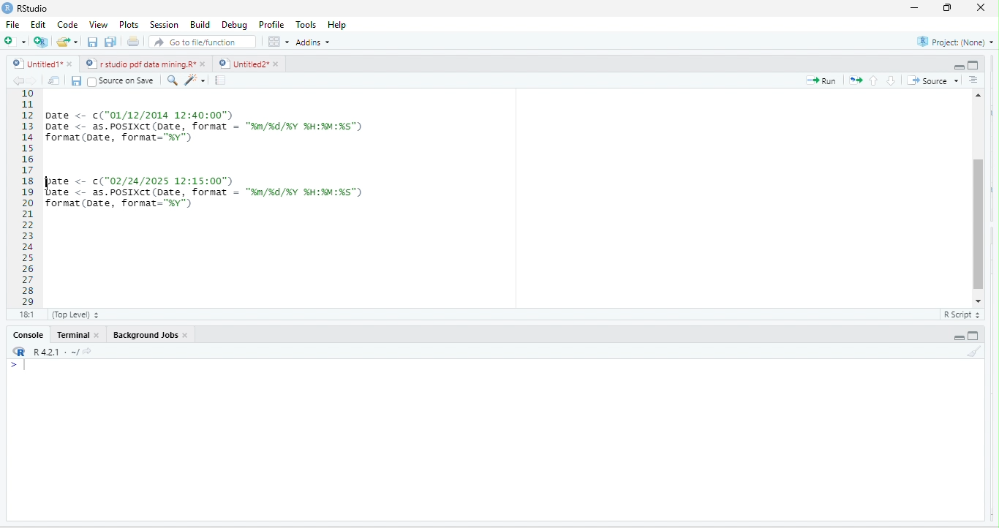 This screenshot has width=999, height=528. Describe the element at coordinates (98, 24) in the screenshot. I see `View` at that location.